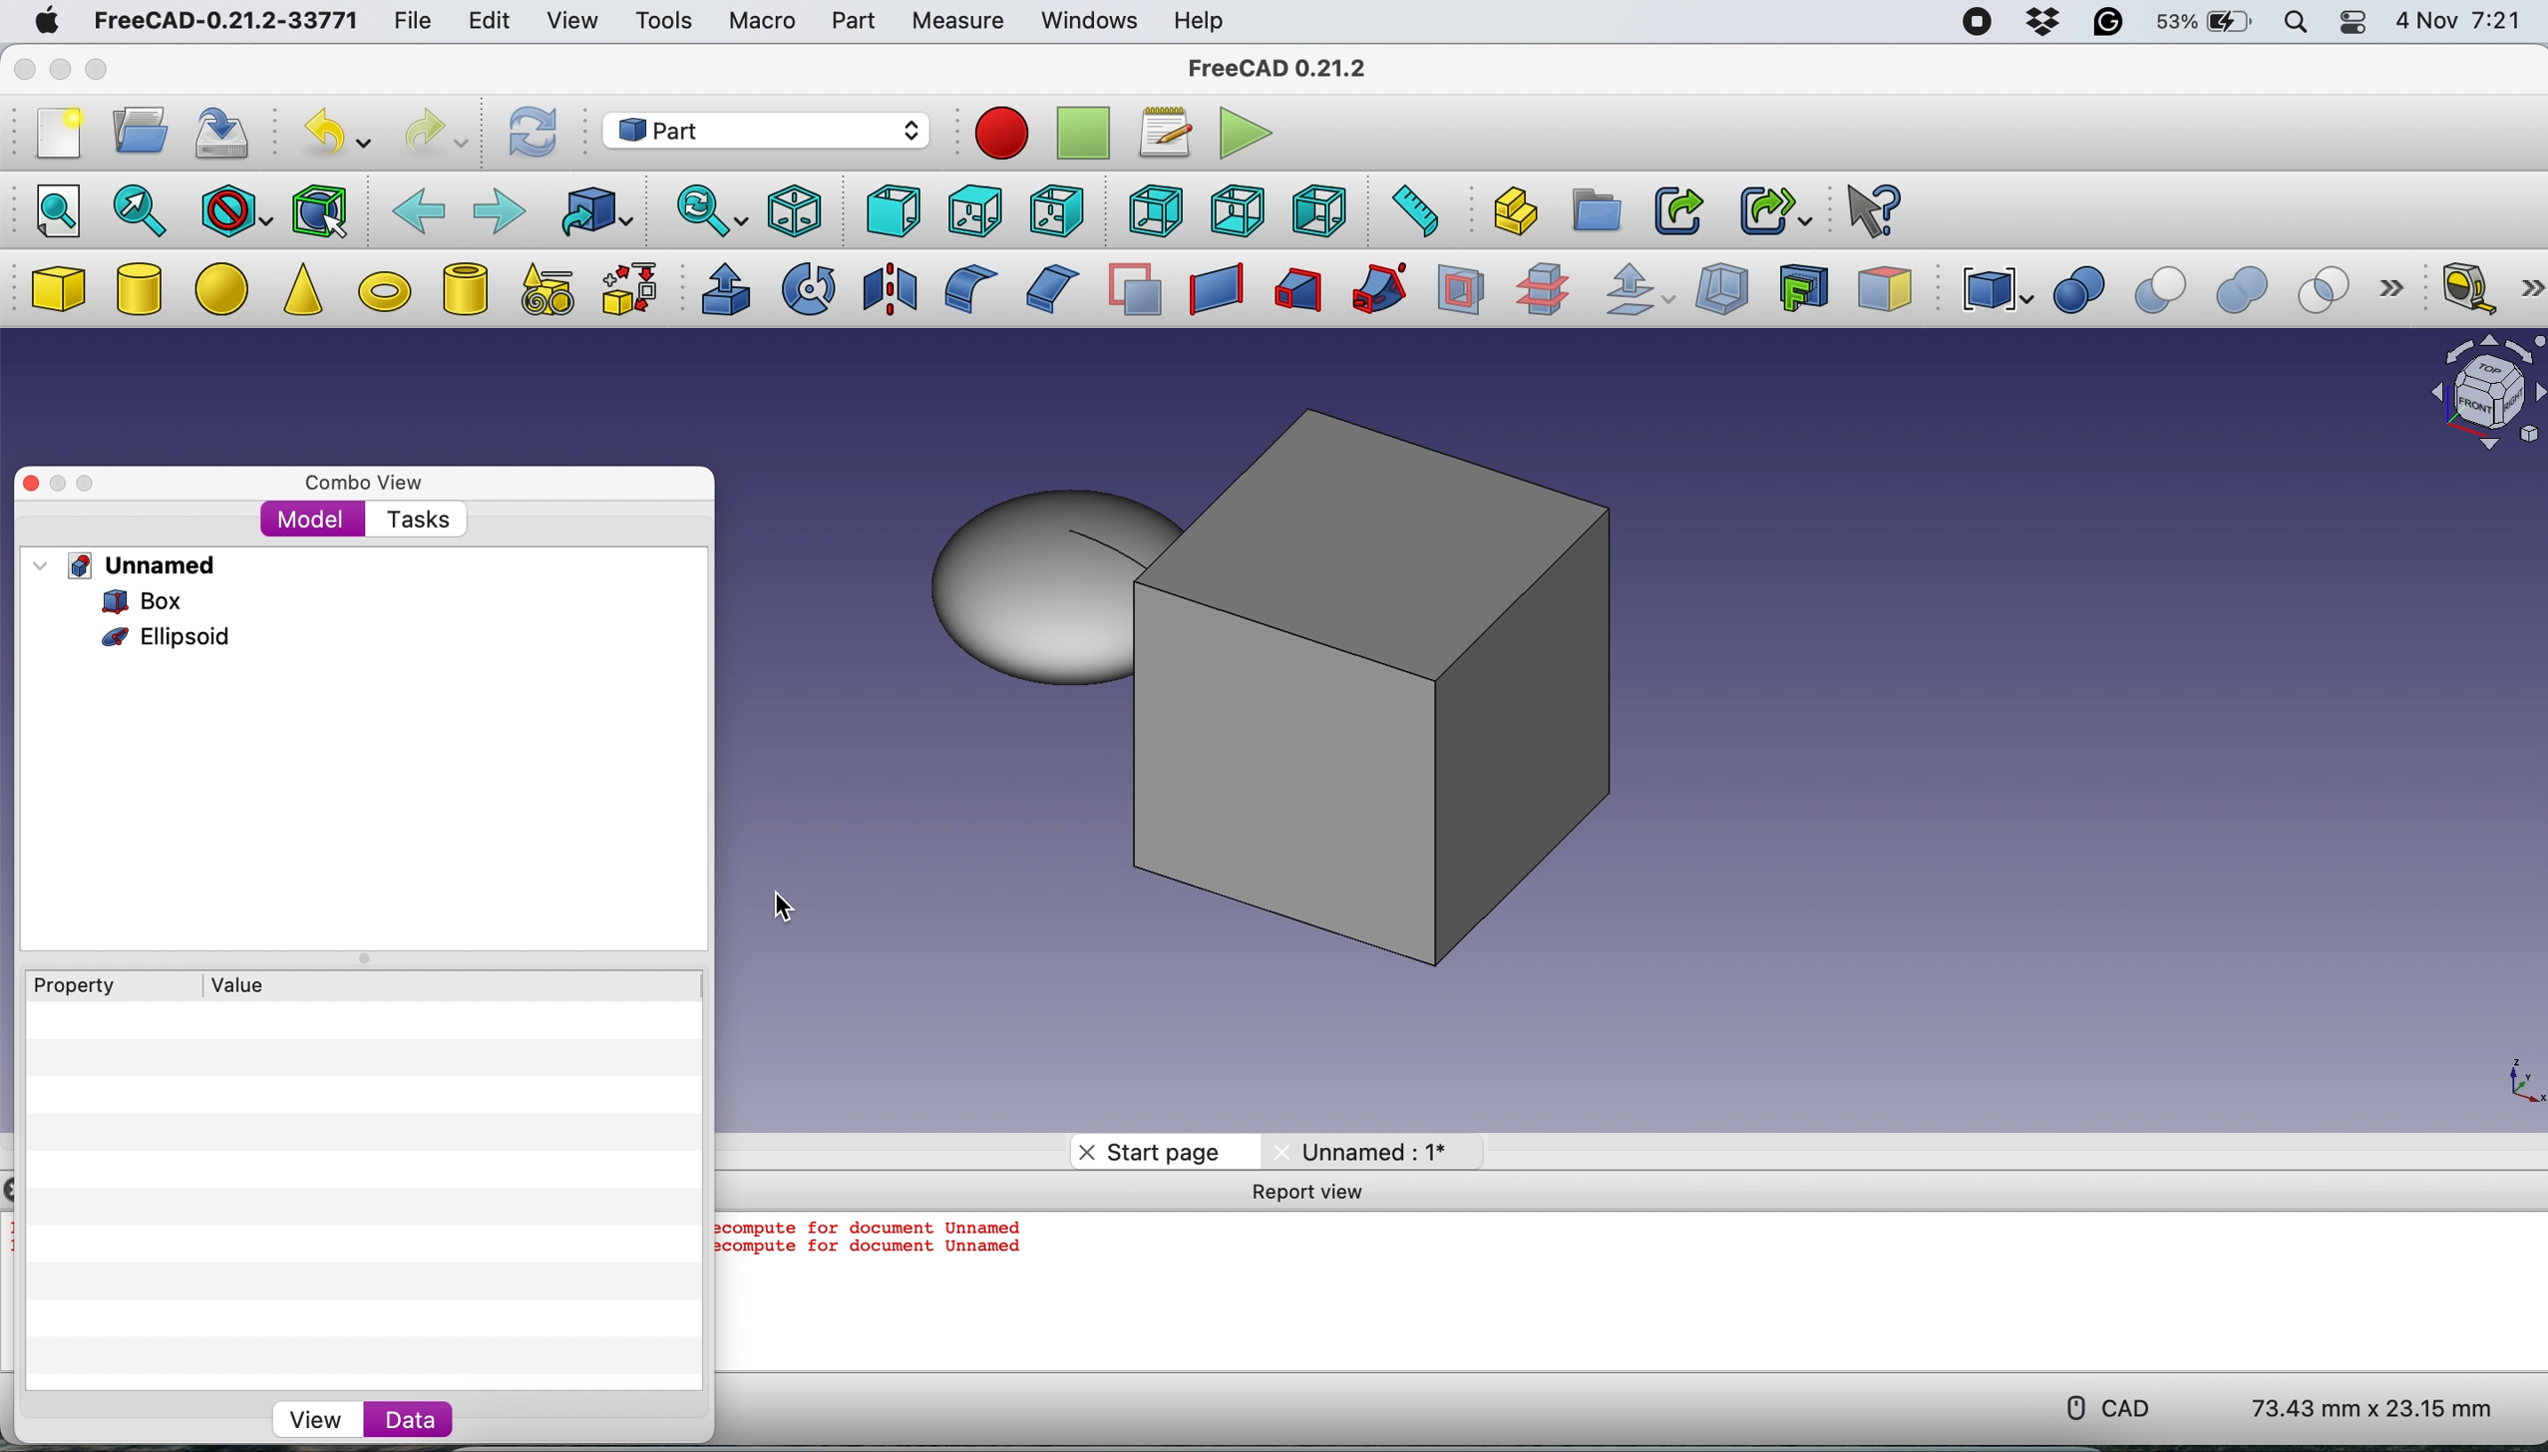 The image size is (2548, 1452). What do you see at coordinates (2335, 288) in the screenshot?
I see `intersection` at bounding box center [2335, 288].